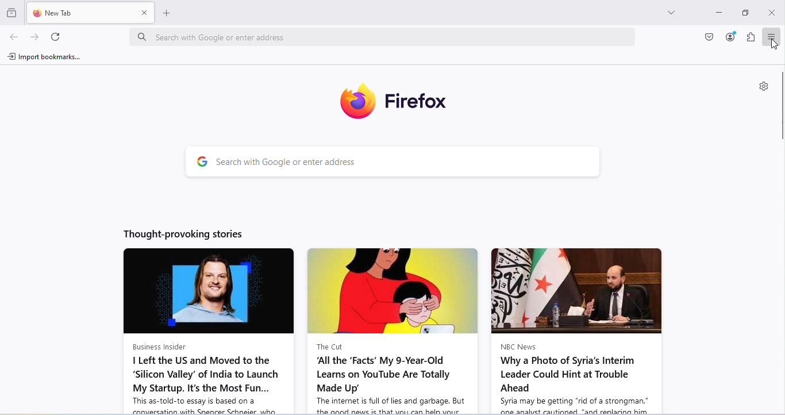 The image size is (785, 415). Describe the element at coordinates (82, 12) in the screenshot. I see `New tab` at that location.